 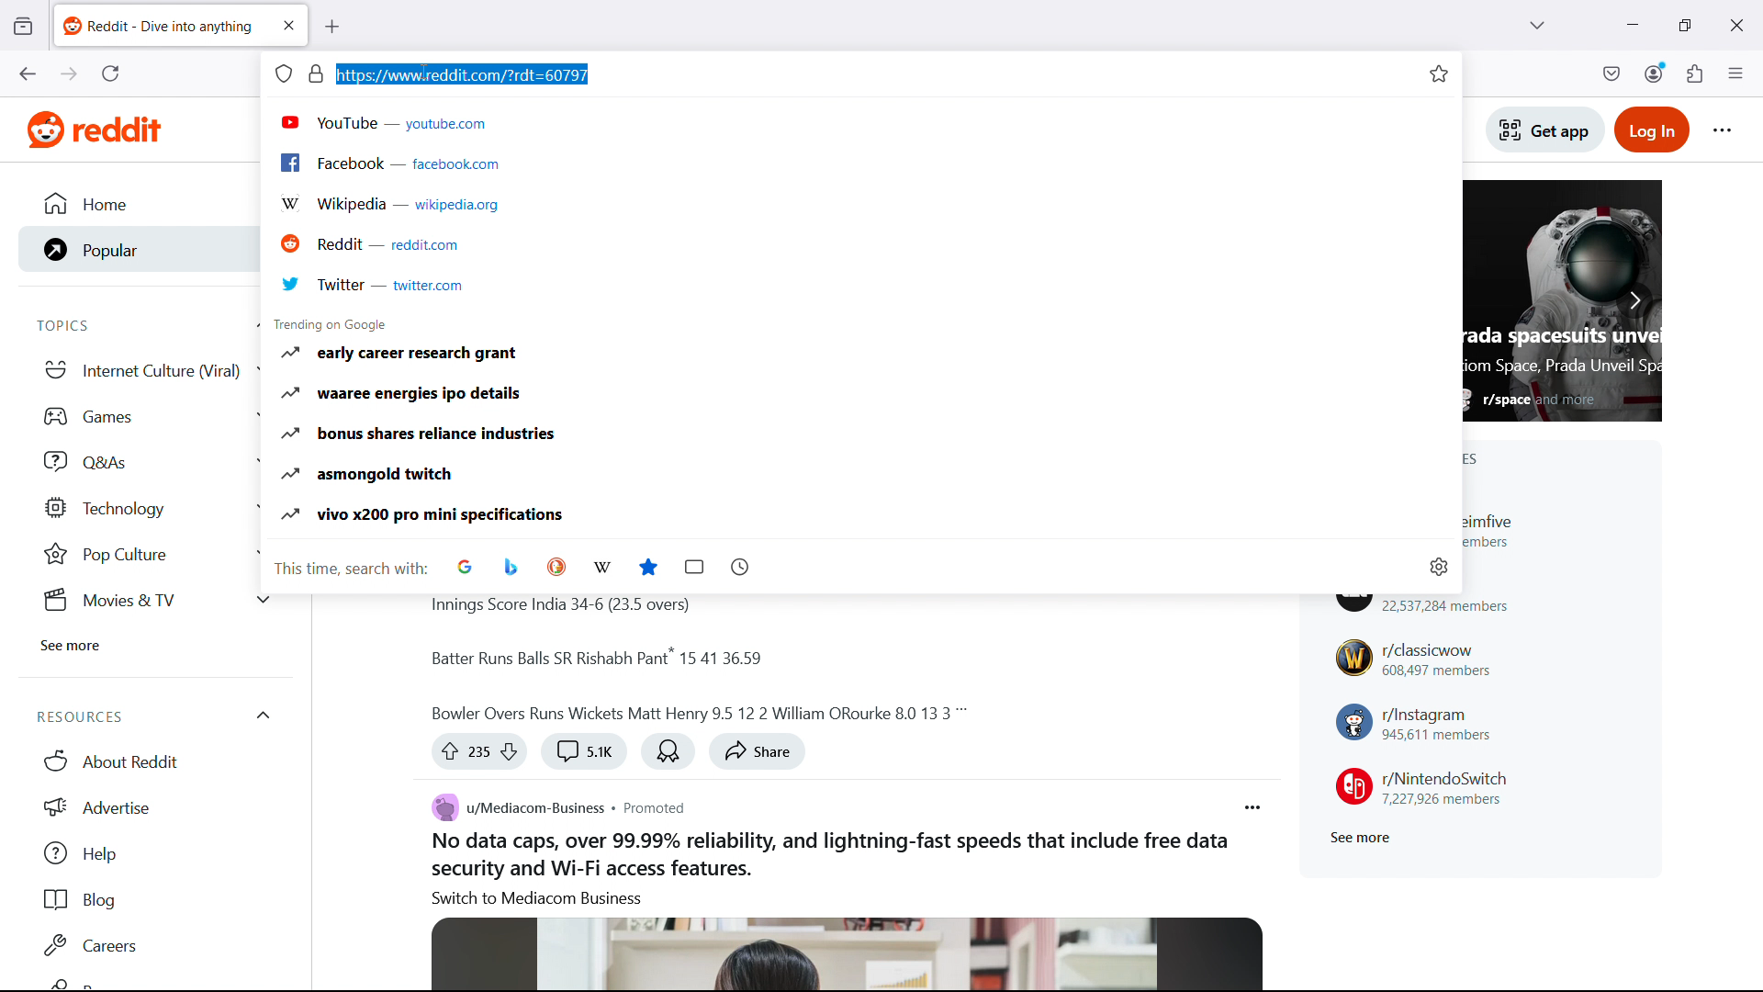 I want to click on go back one page, so click(x=27, y=73).